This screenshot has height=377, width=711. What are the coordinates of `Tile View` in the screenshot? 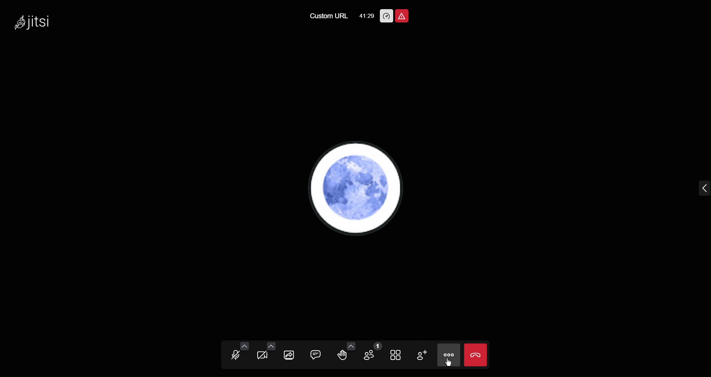 It's located at (399, 354).